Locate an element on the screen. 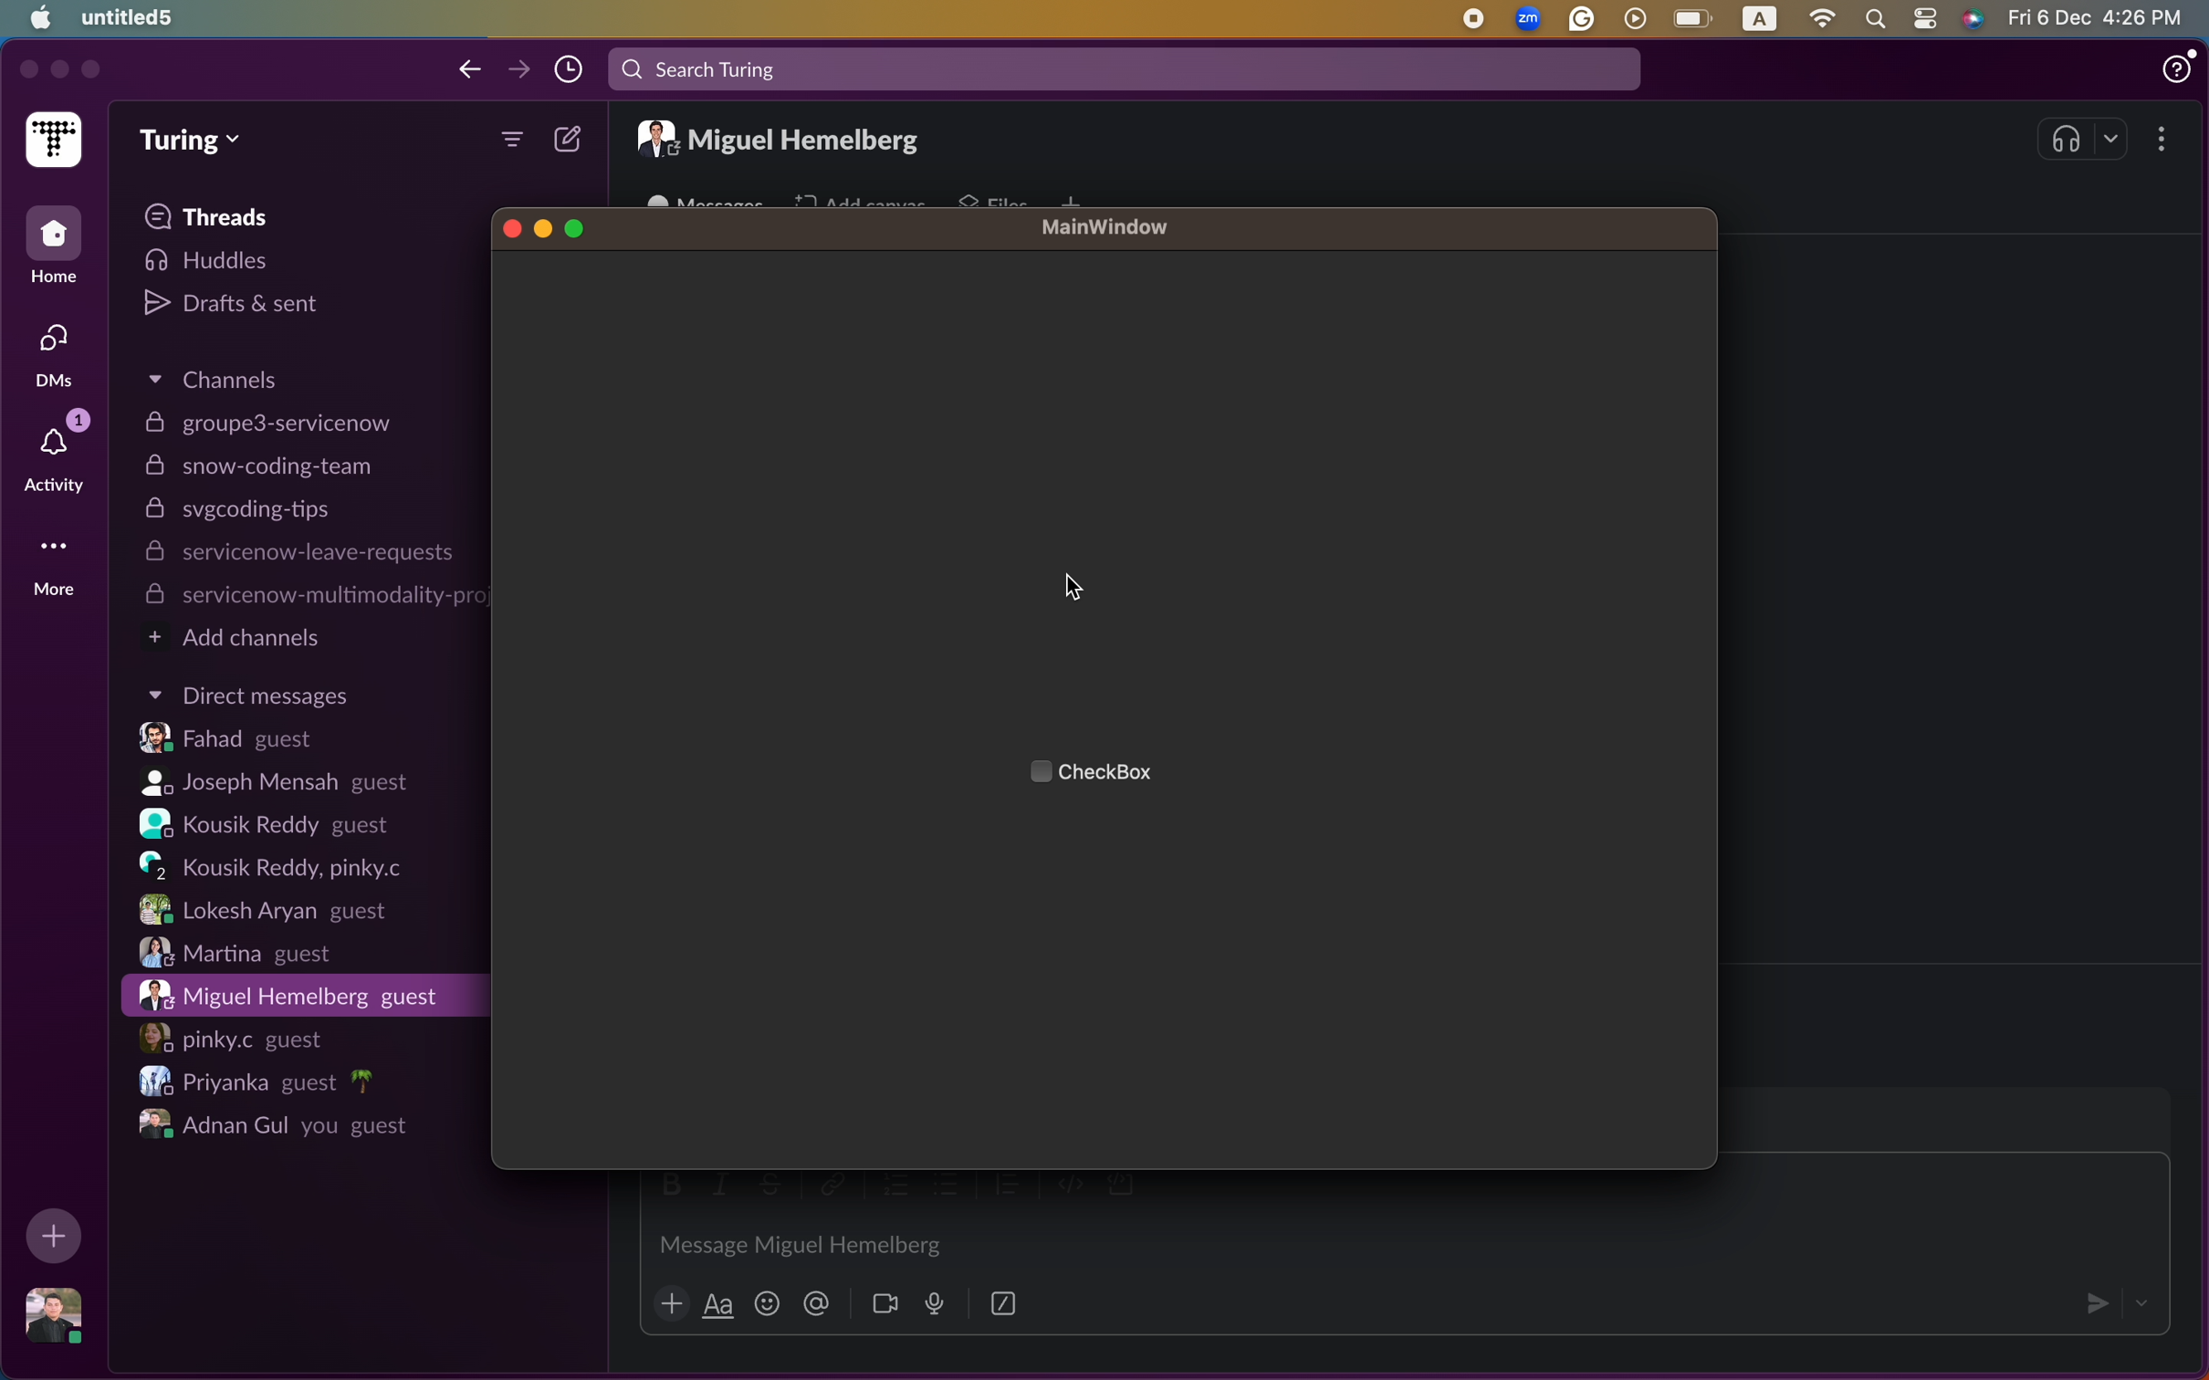 The width and height of the screenshot is (2209, 1380). Miguel is located at coordinates (292, 995).